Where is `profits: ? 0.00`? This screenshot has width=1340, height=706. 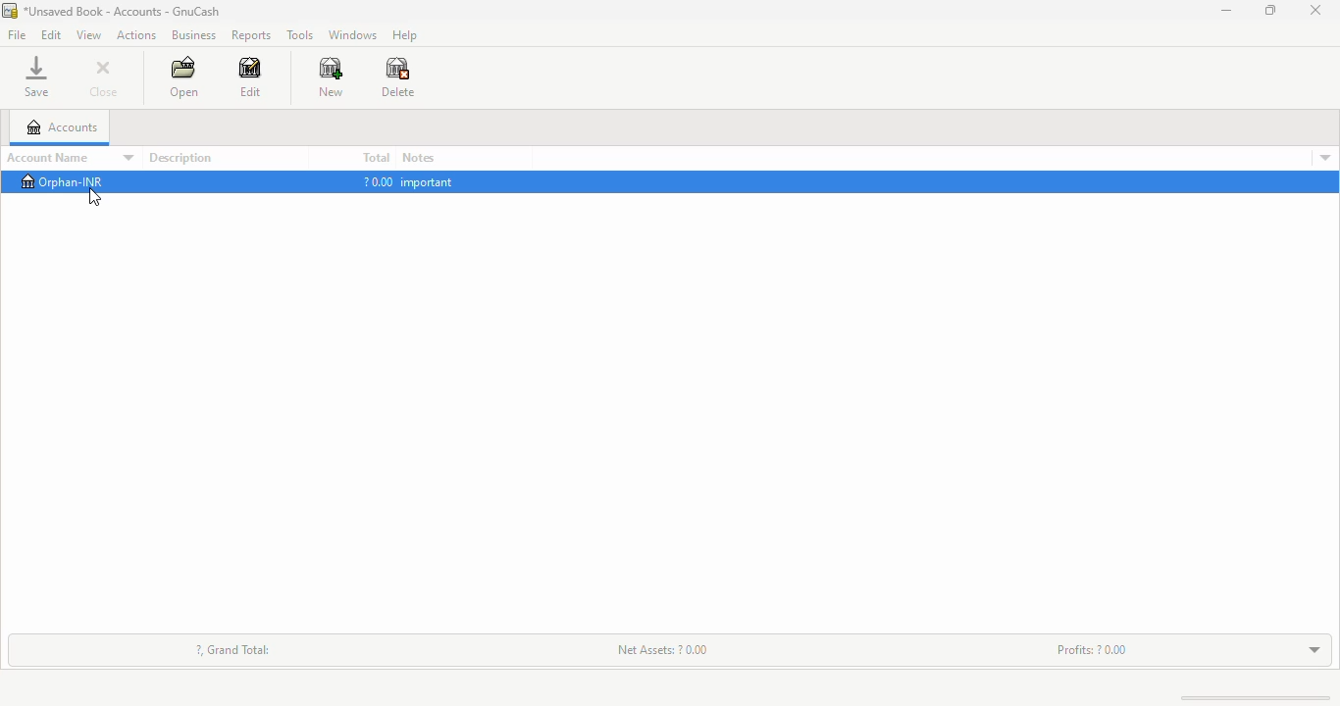
profits: ? 0.00 is located at coordinates (1093, 648).